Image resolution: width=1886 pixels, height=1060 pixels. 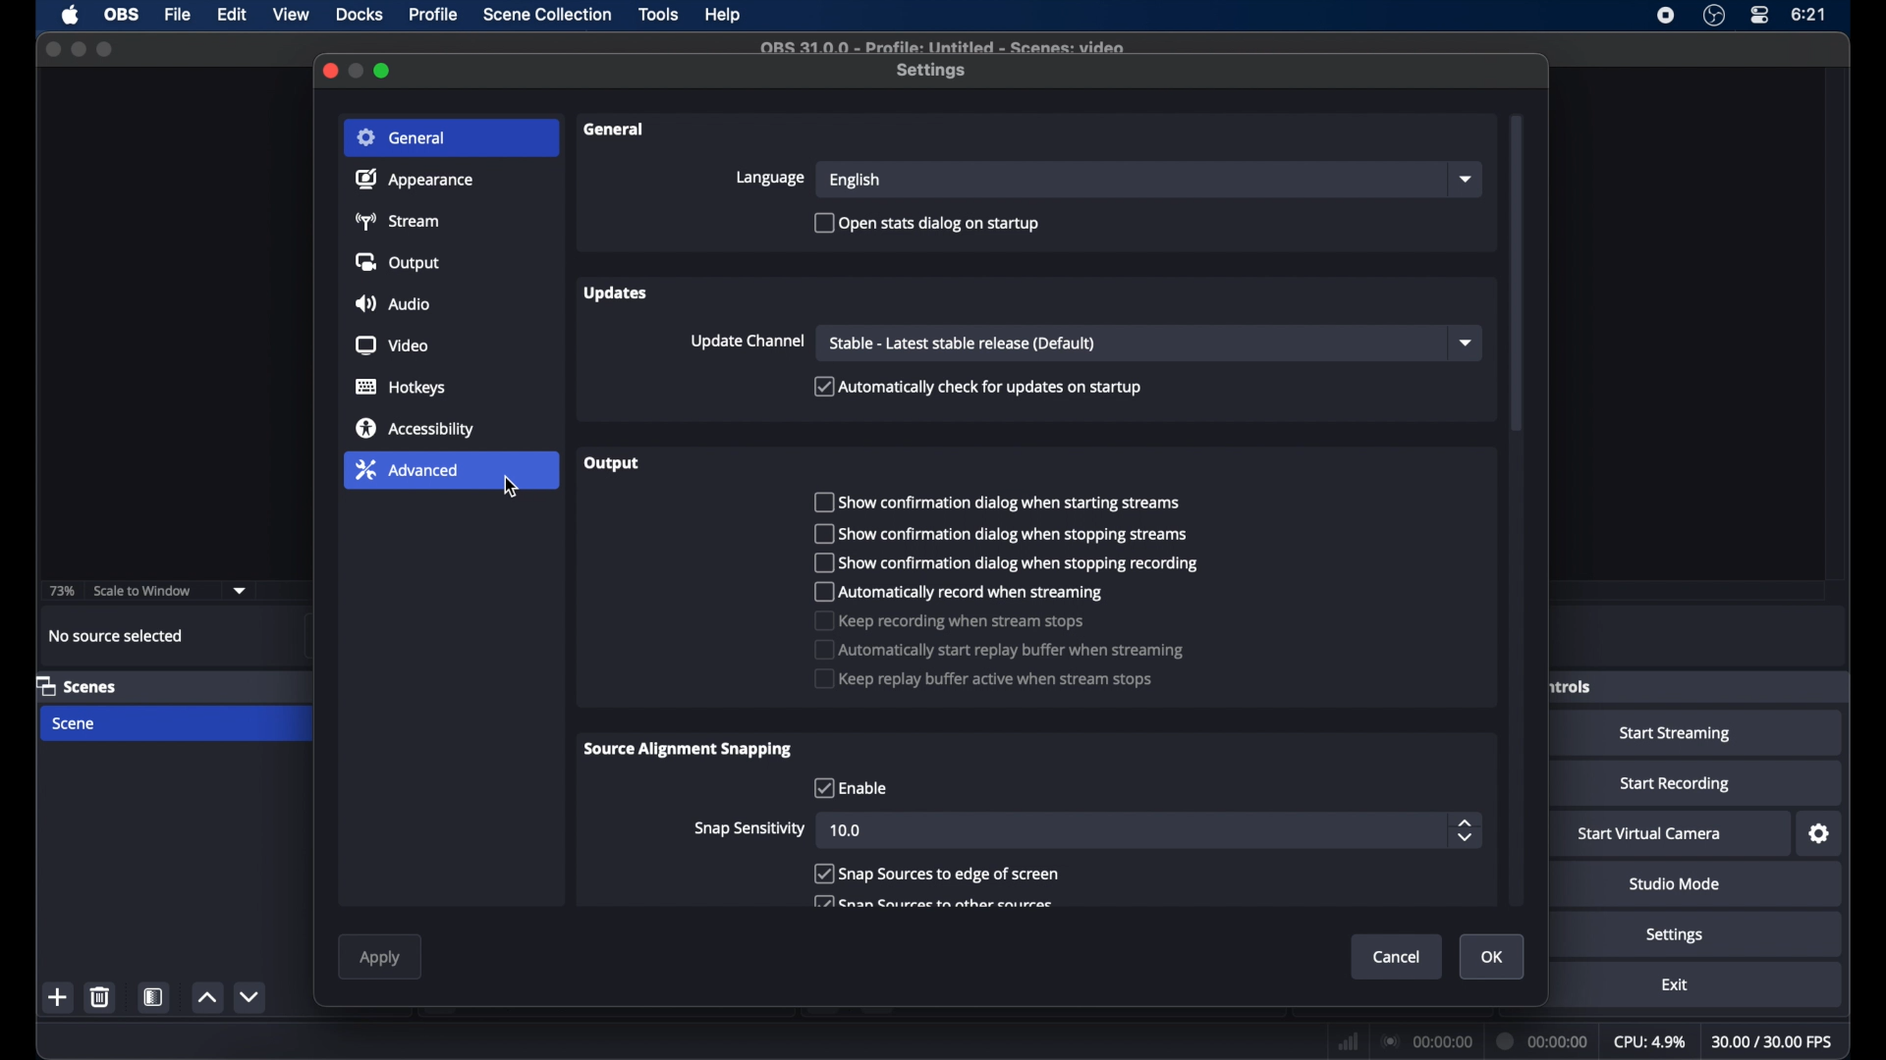 What do you see at coordinates (1676, 733) in the screenshot?
I see `start streaming` at bounding box center [1676, 733].